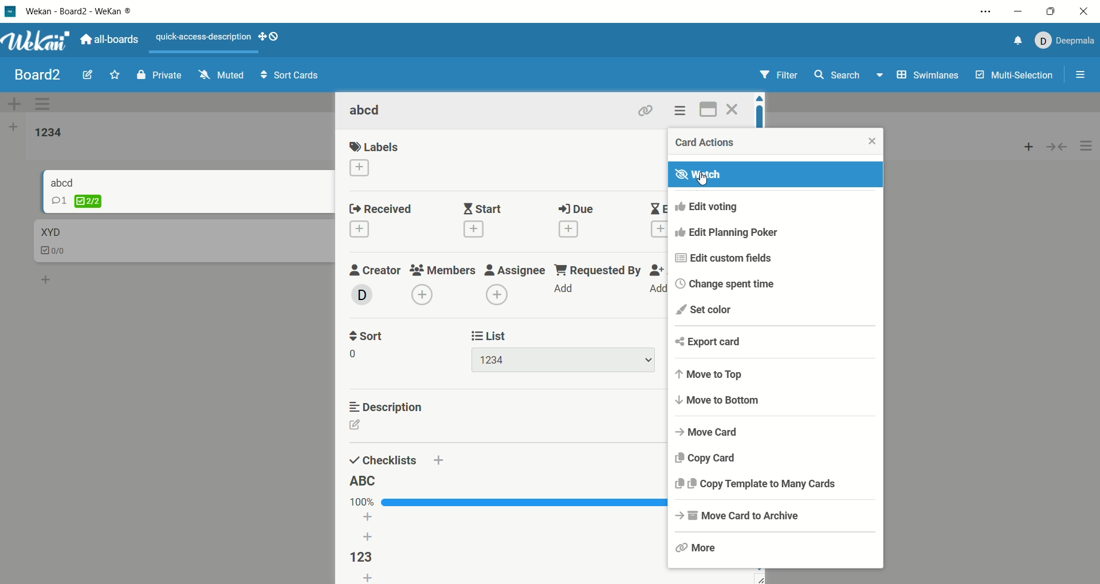 This screenshot has height=584, width=1100. Describe the element at coordinates (774, 401) in the screenshot. I see `move to bottom` at that location.